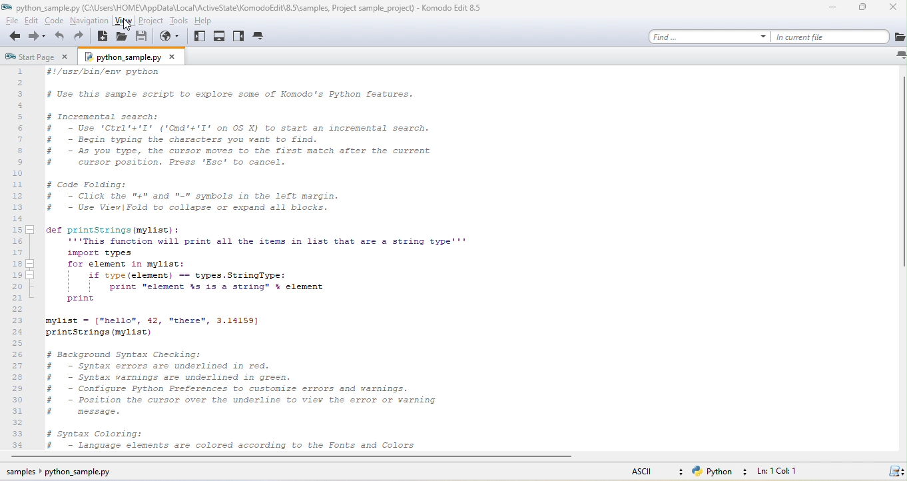 The image size is (907, 481). I want to click on sample python, so click(57, 474).